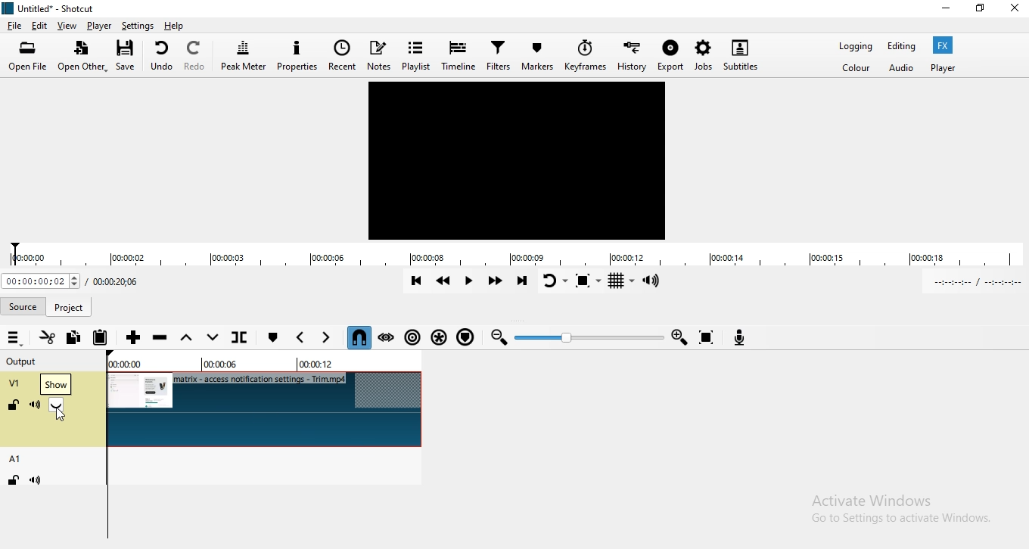  Describe the element at coordinates (344, 56) in the screenshot. I see `Recent` at that location.